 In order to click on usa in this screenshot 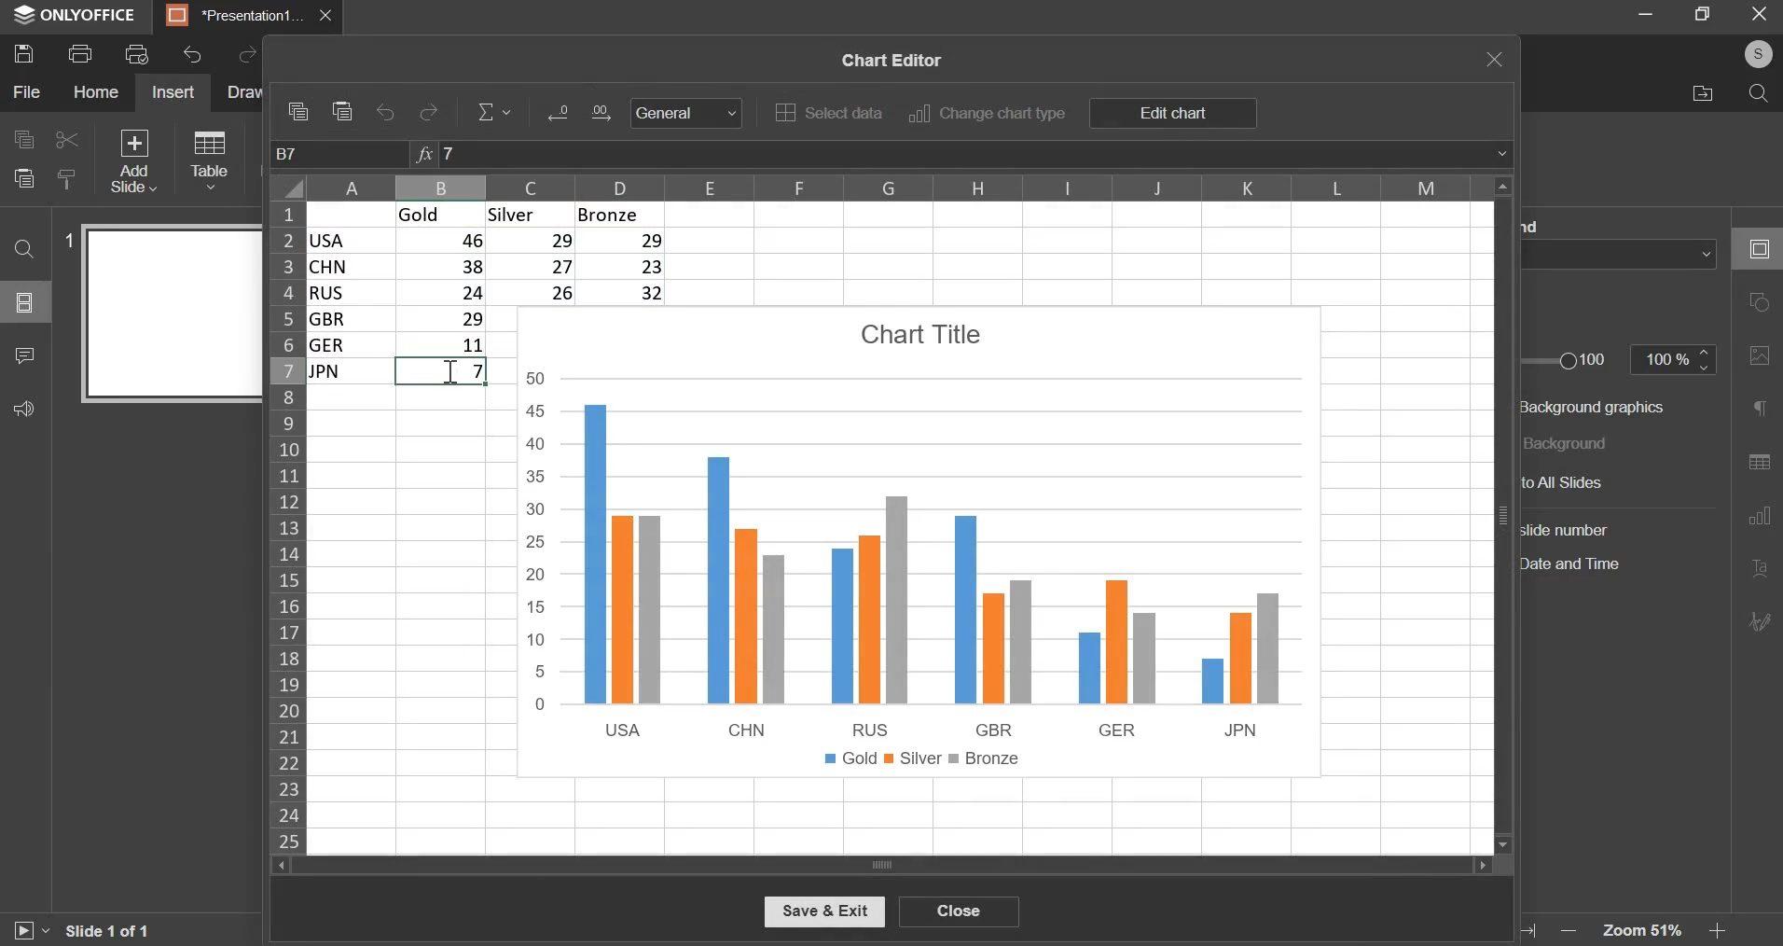, I will do `click(352, 241)`.